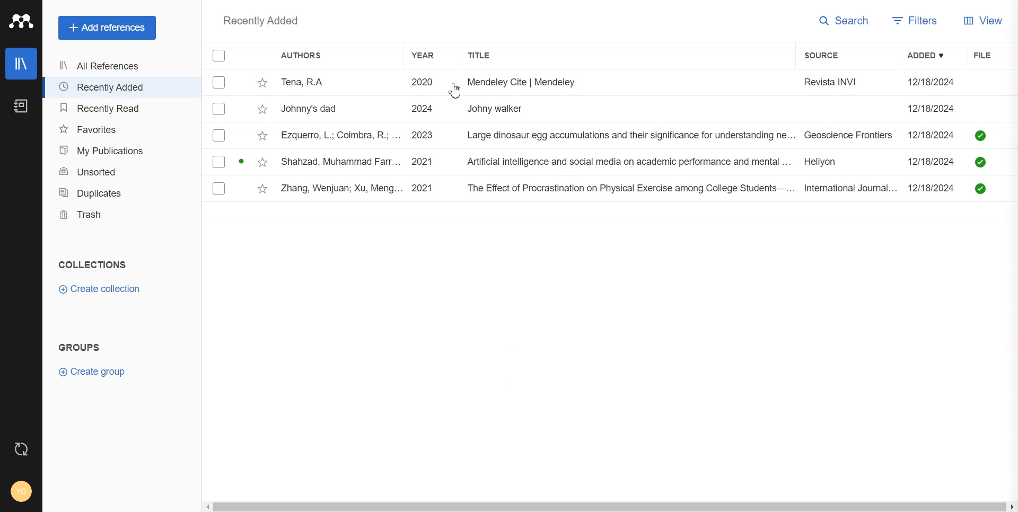  I want to click on Added, so click(932, 55).